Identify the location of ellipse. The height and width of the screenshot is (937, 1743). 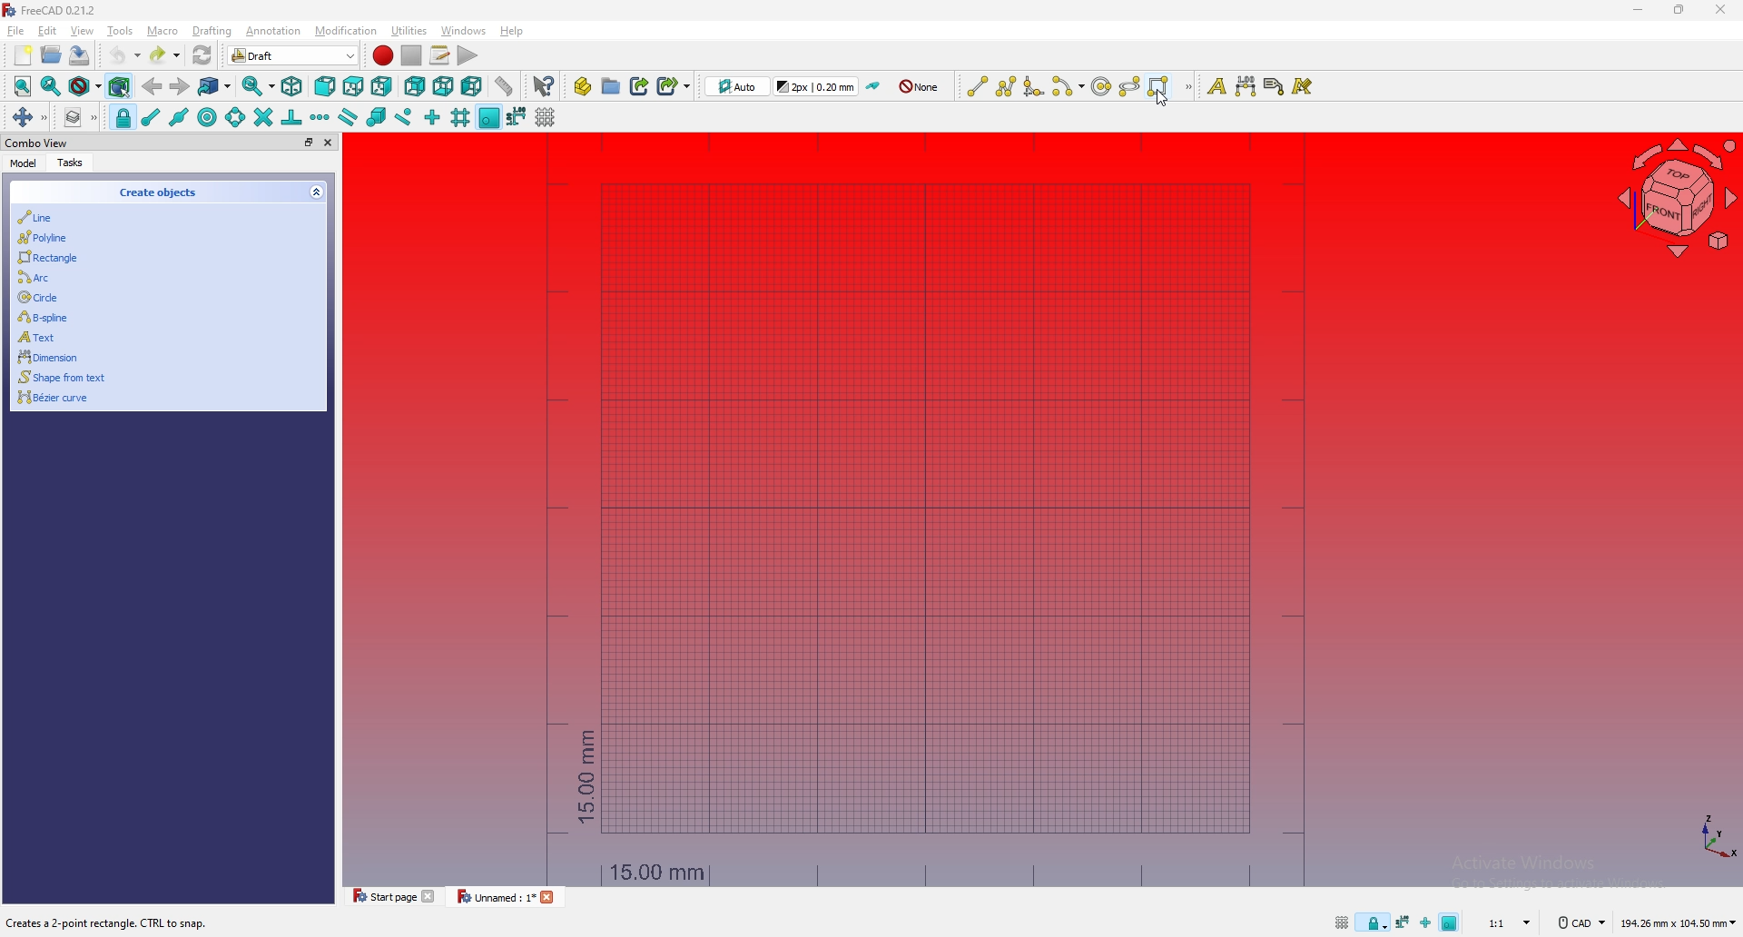
(1130, 85).